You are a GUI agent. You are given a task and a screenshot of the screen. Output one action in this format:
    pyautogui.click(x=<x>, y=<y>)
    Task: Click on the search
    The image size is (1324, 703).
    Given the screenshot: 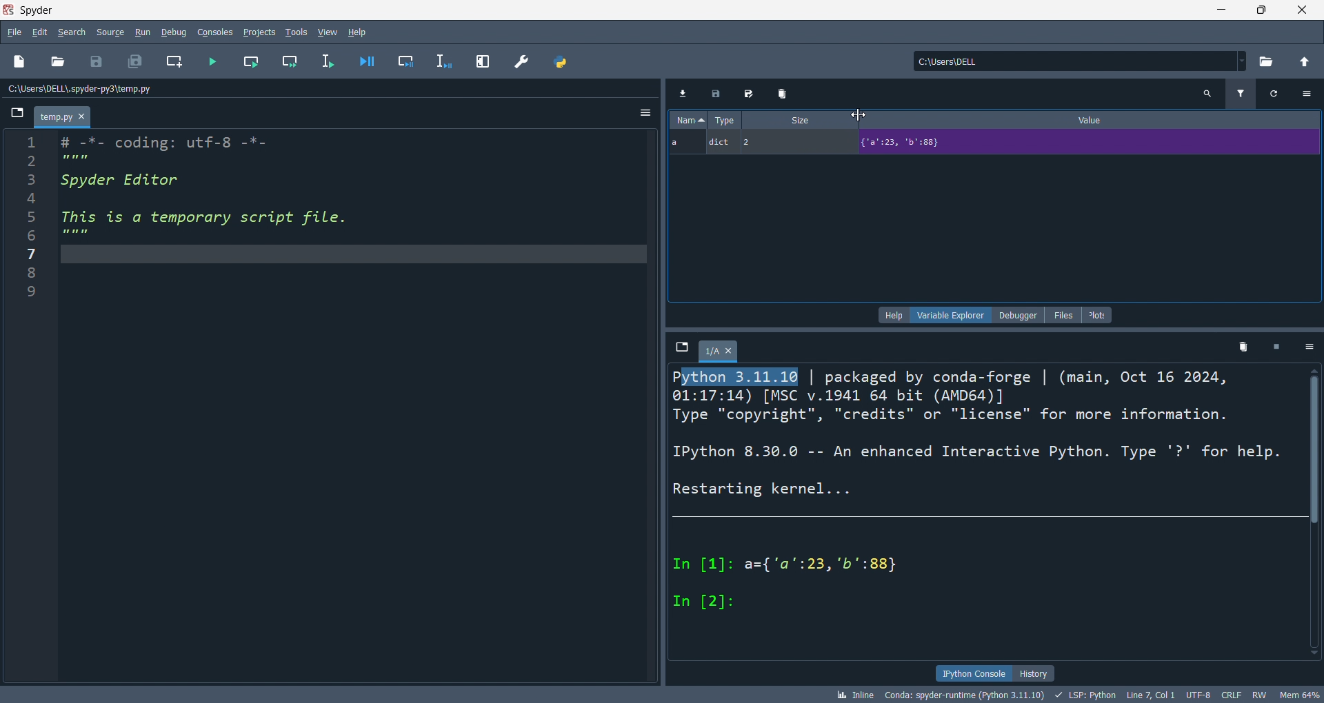 What is the action you would take?
    pyautogui.click(x=1205, y=92)
    